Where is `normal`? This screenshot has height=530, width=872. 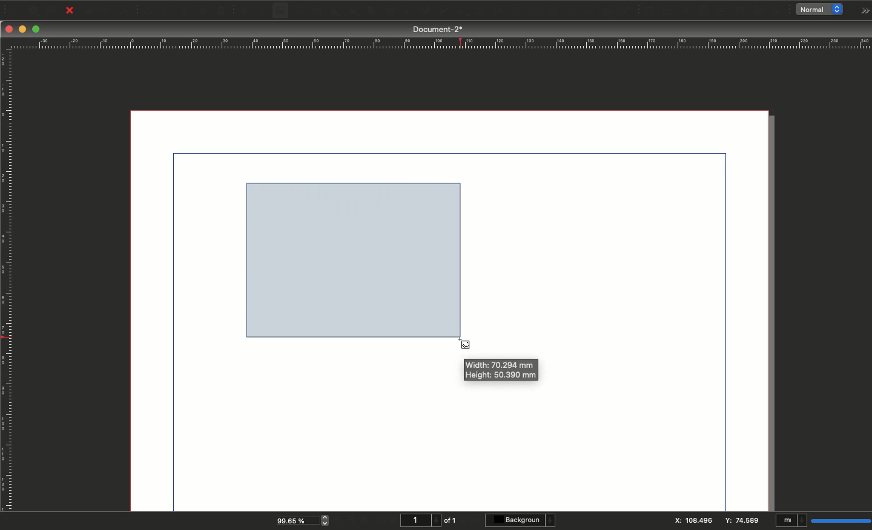
normal is located at coordinates (822, 10).